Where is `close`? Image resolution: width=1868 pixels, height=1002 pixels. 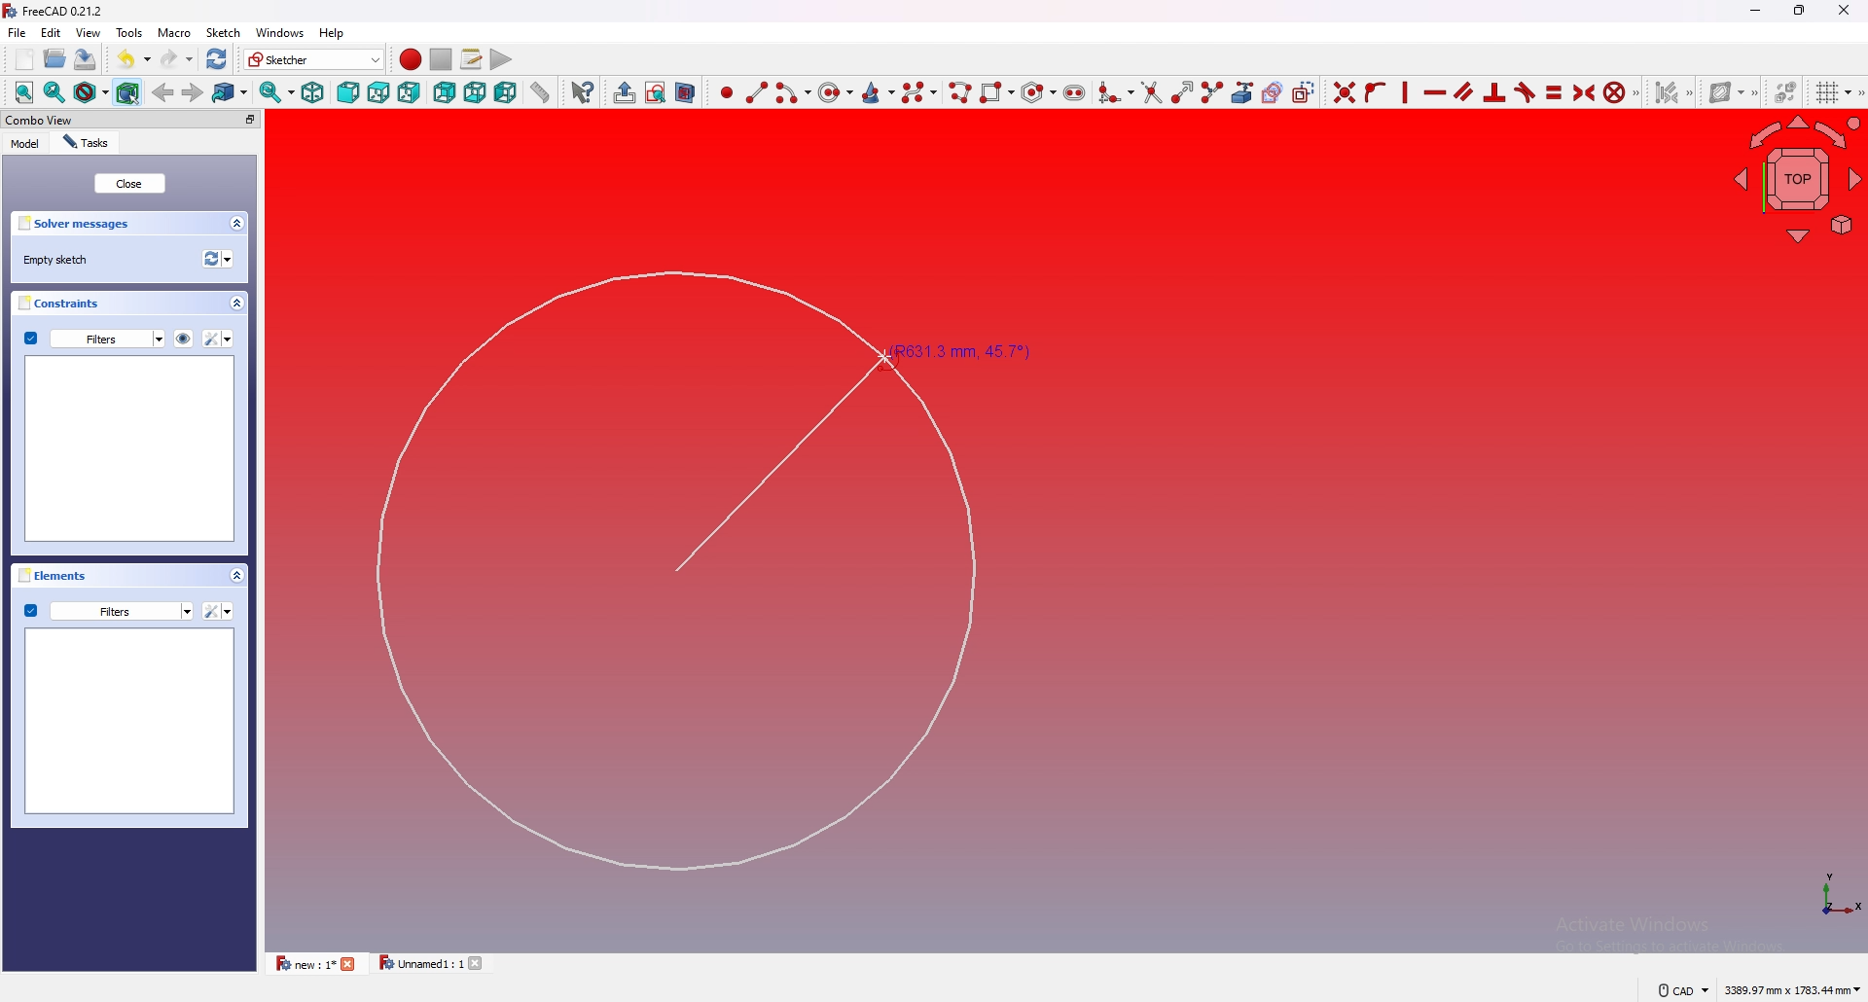 close is located at coordinates (128, 183).